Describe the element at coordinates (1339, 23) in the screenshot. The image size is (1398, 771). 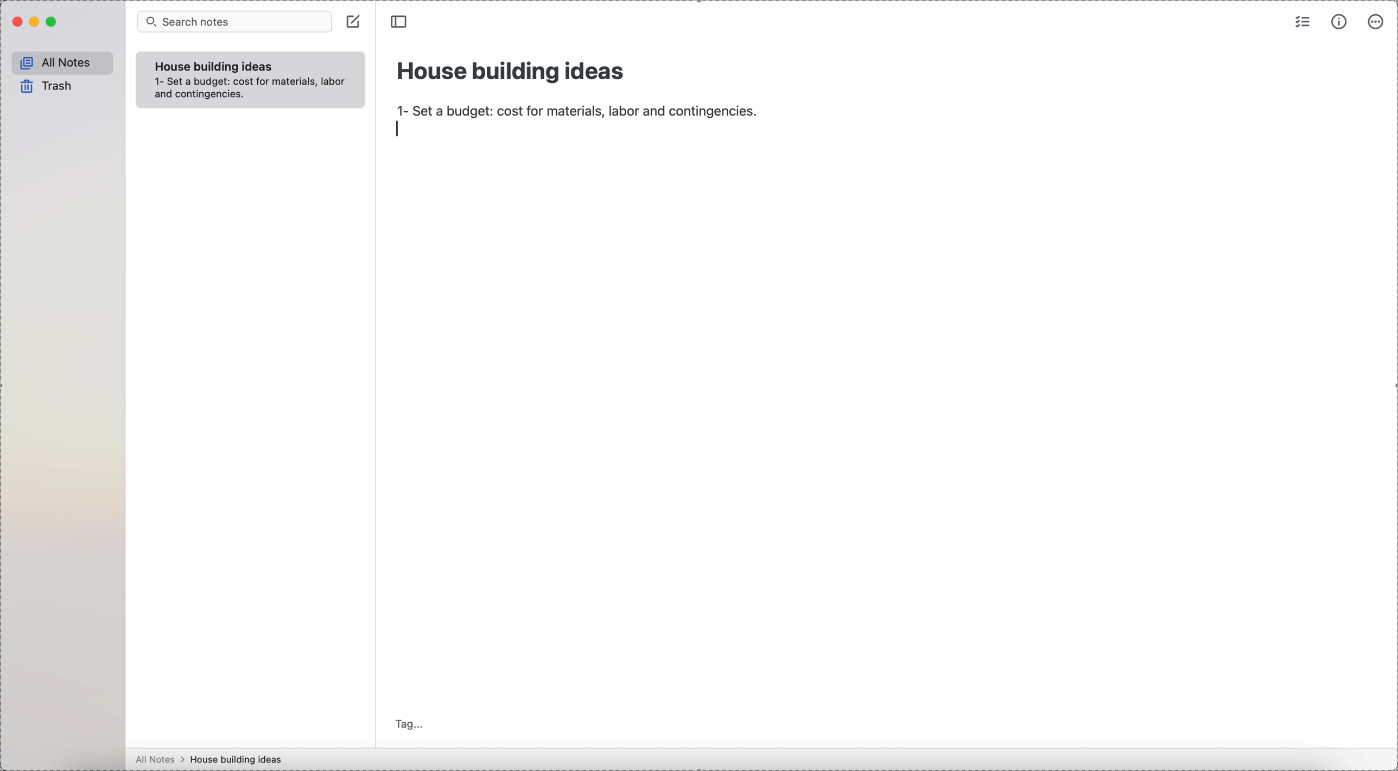
I see `metrics` at that location.